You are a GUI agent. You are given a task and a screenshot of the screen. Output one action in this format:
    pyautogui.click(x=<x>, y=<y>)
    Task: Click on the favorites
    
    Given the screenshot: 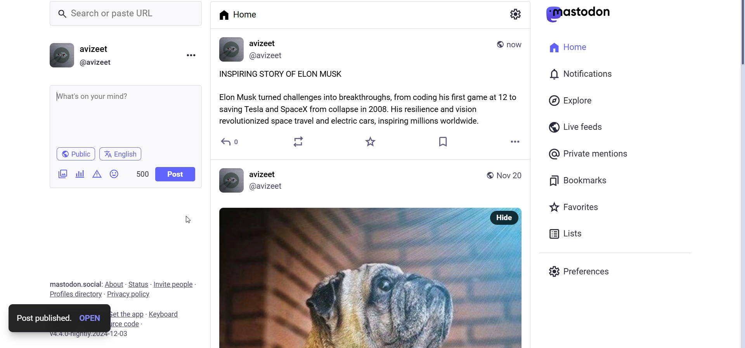 What is the action you would take?
    pyautogui.click(x=372, y=141)
    